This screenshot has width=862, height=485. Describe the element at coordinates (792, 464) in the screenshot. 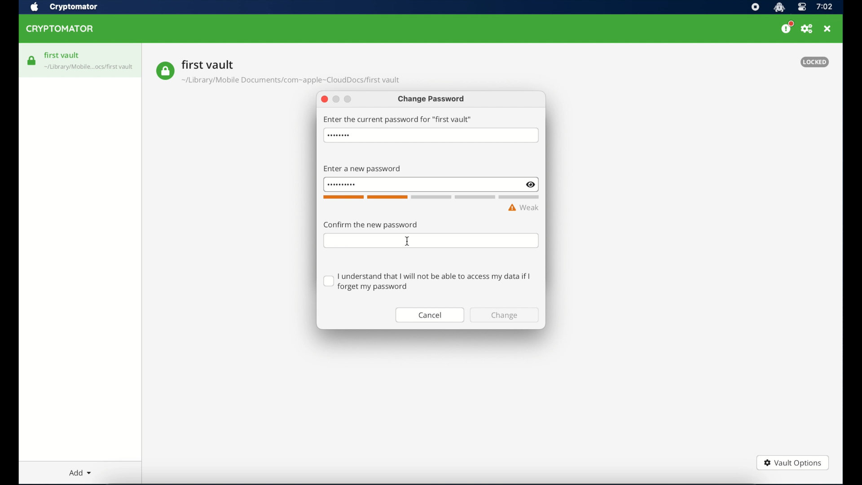

I see `vault options` at that location.